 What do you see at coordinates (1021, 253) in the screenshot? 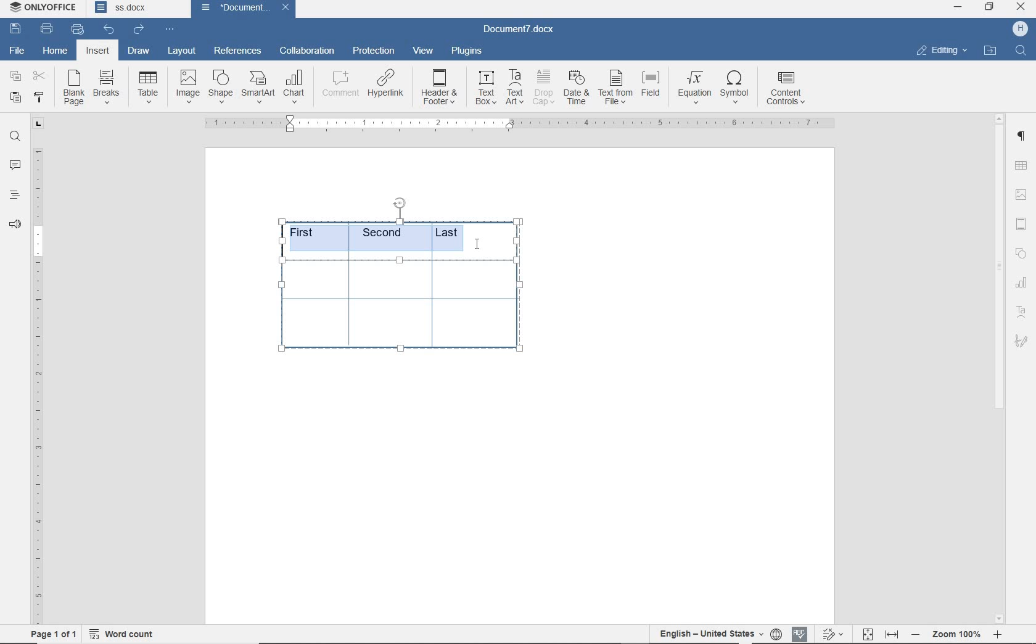
I see `SHAPE` at bounding box center [1021, 253].